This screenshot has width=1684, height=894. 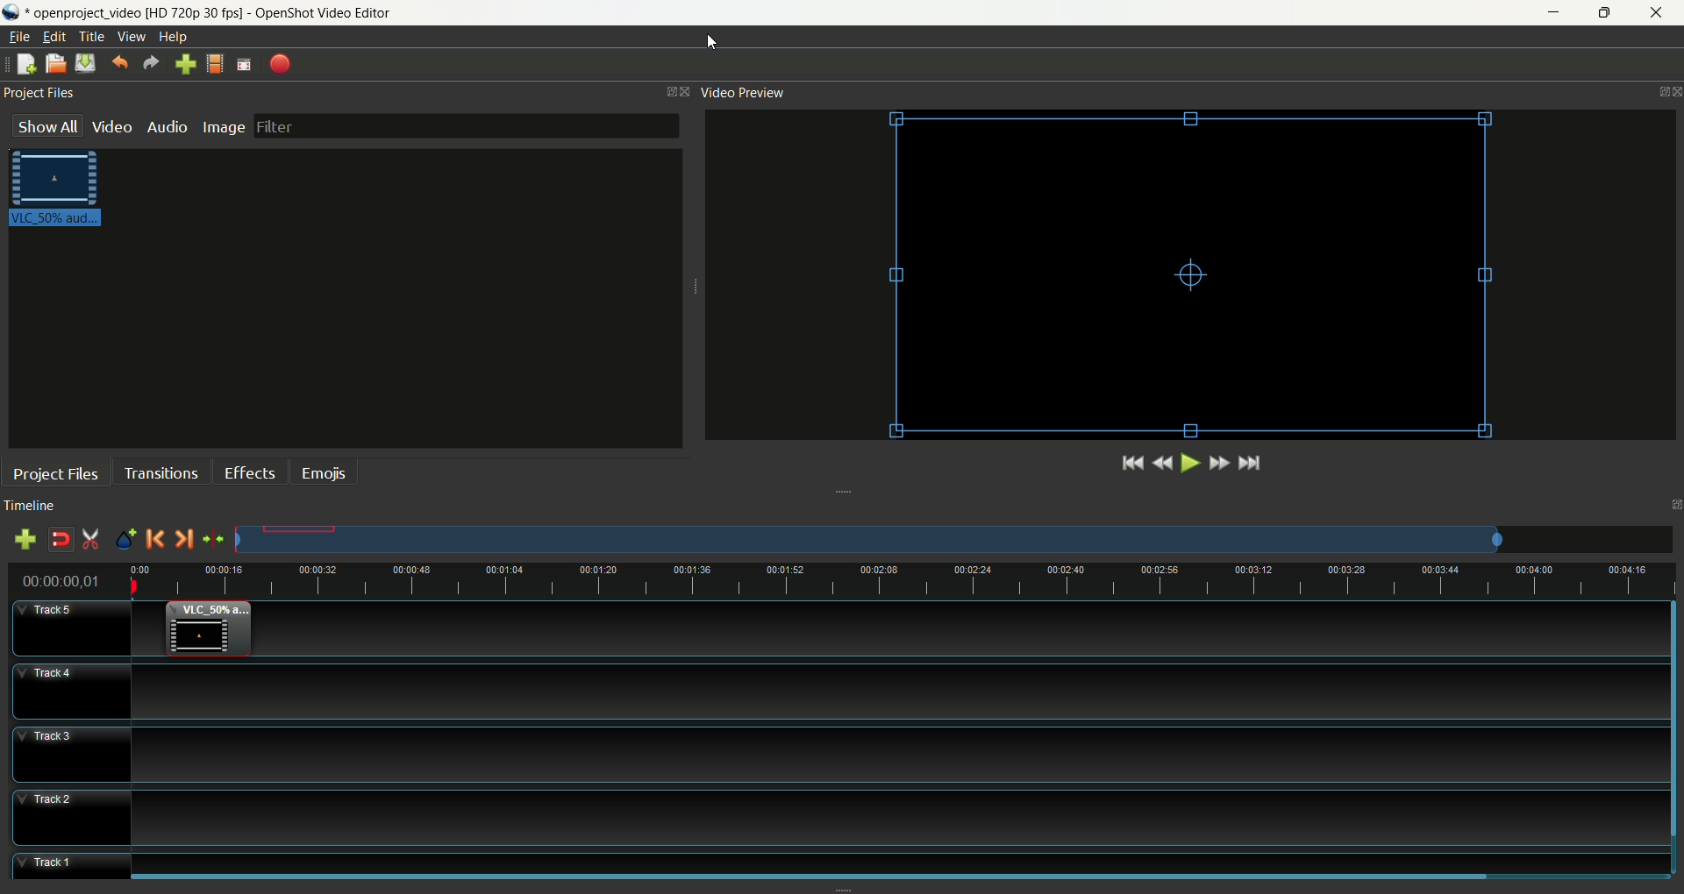 What do you see at coordinates (39, 93) in the screenshot?
I see `project files` at bounding box center [39, 93].